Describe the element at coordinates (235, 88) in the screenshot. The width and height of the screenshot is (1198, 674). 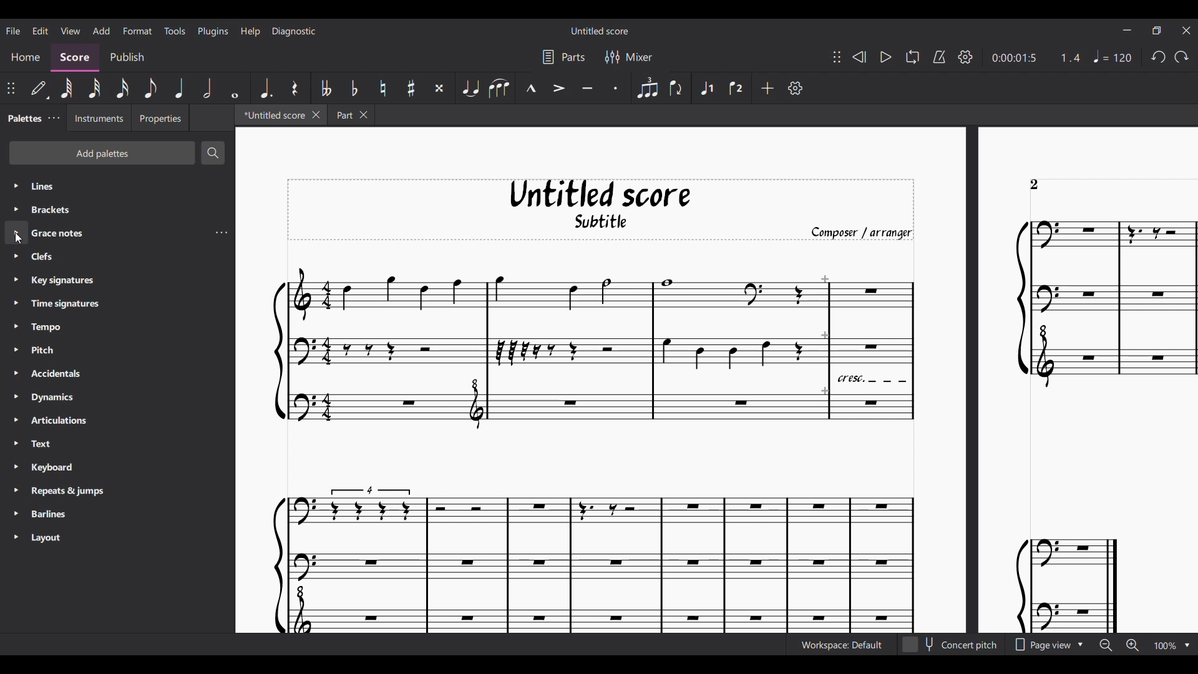
I see `Whole note` at that location.